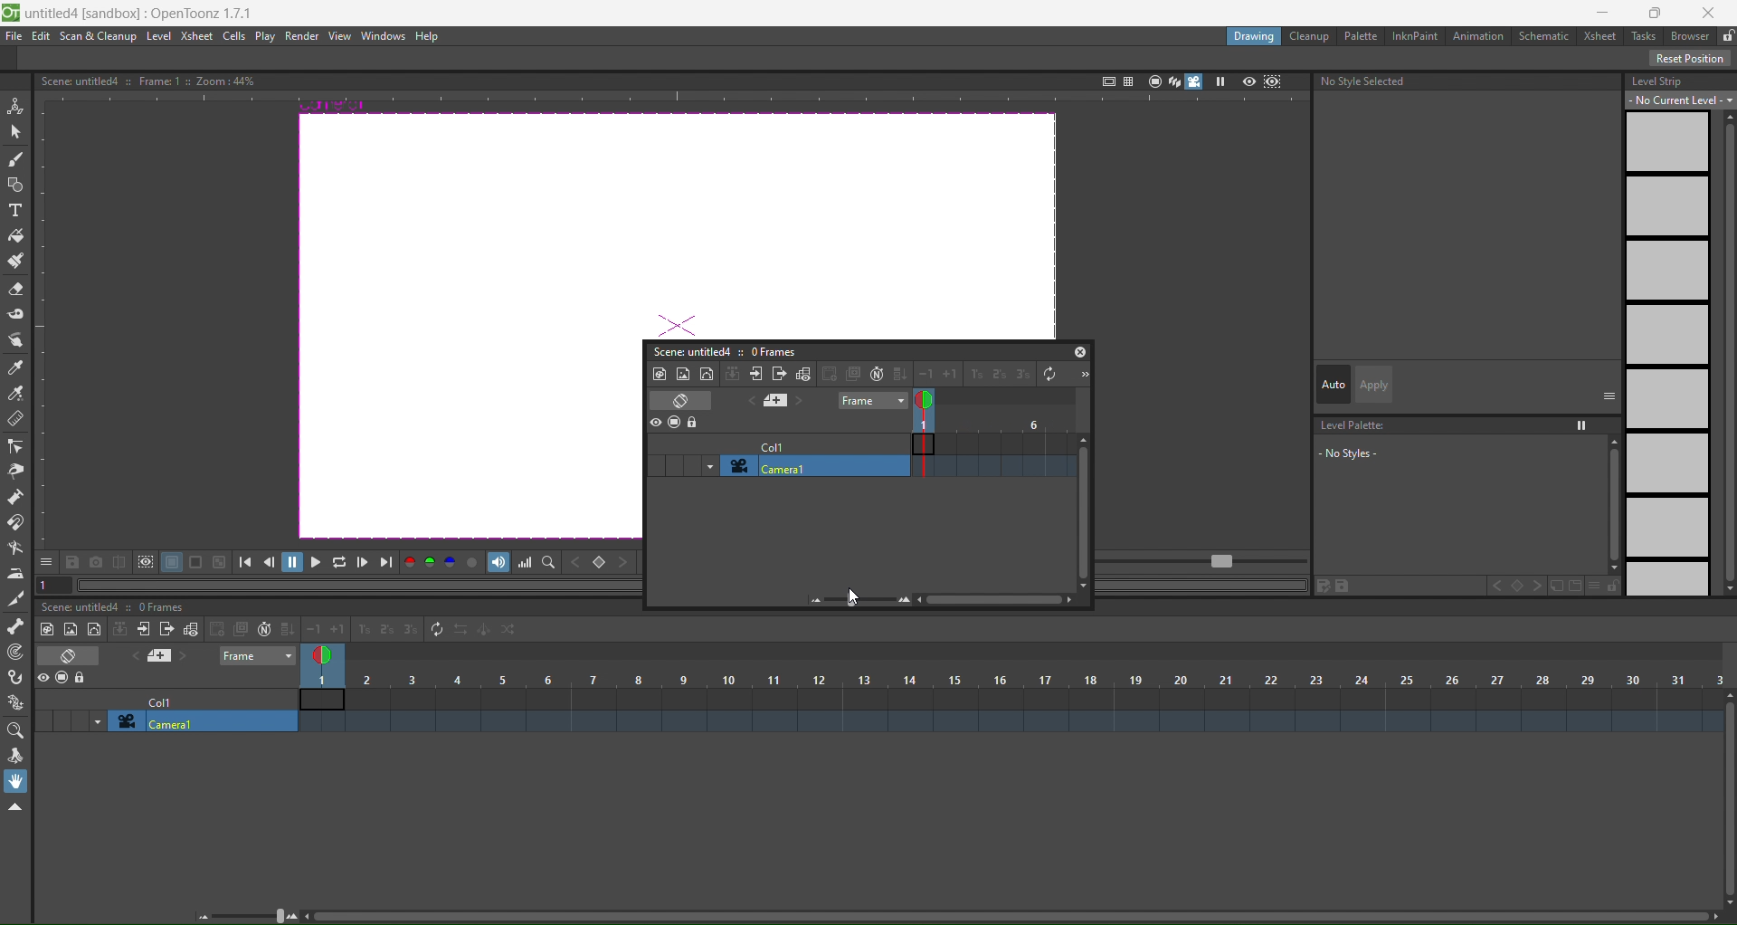  I want to click on browser, so click(1690, 36).